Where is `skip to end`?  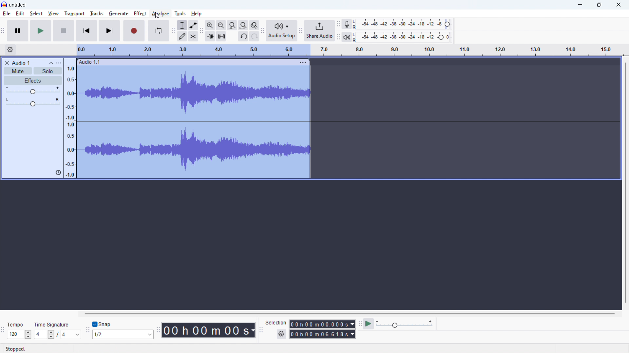 skip to end is located at coordinates (109, 31).